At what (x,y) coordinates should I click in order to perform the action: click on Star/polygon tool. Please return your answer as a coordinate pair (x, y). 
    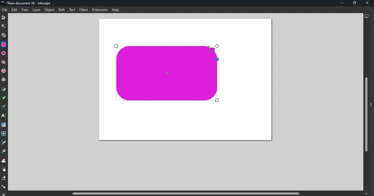
    Looking at the image, I should click on (4, 63).